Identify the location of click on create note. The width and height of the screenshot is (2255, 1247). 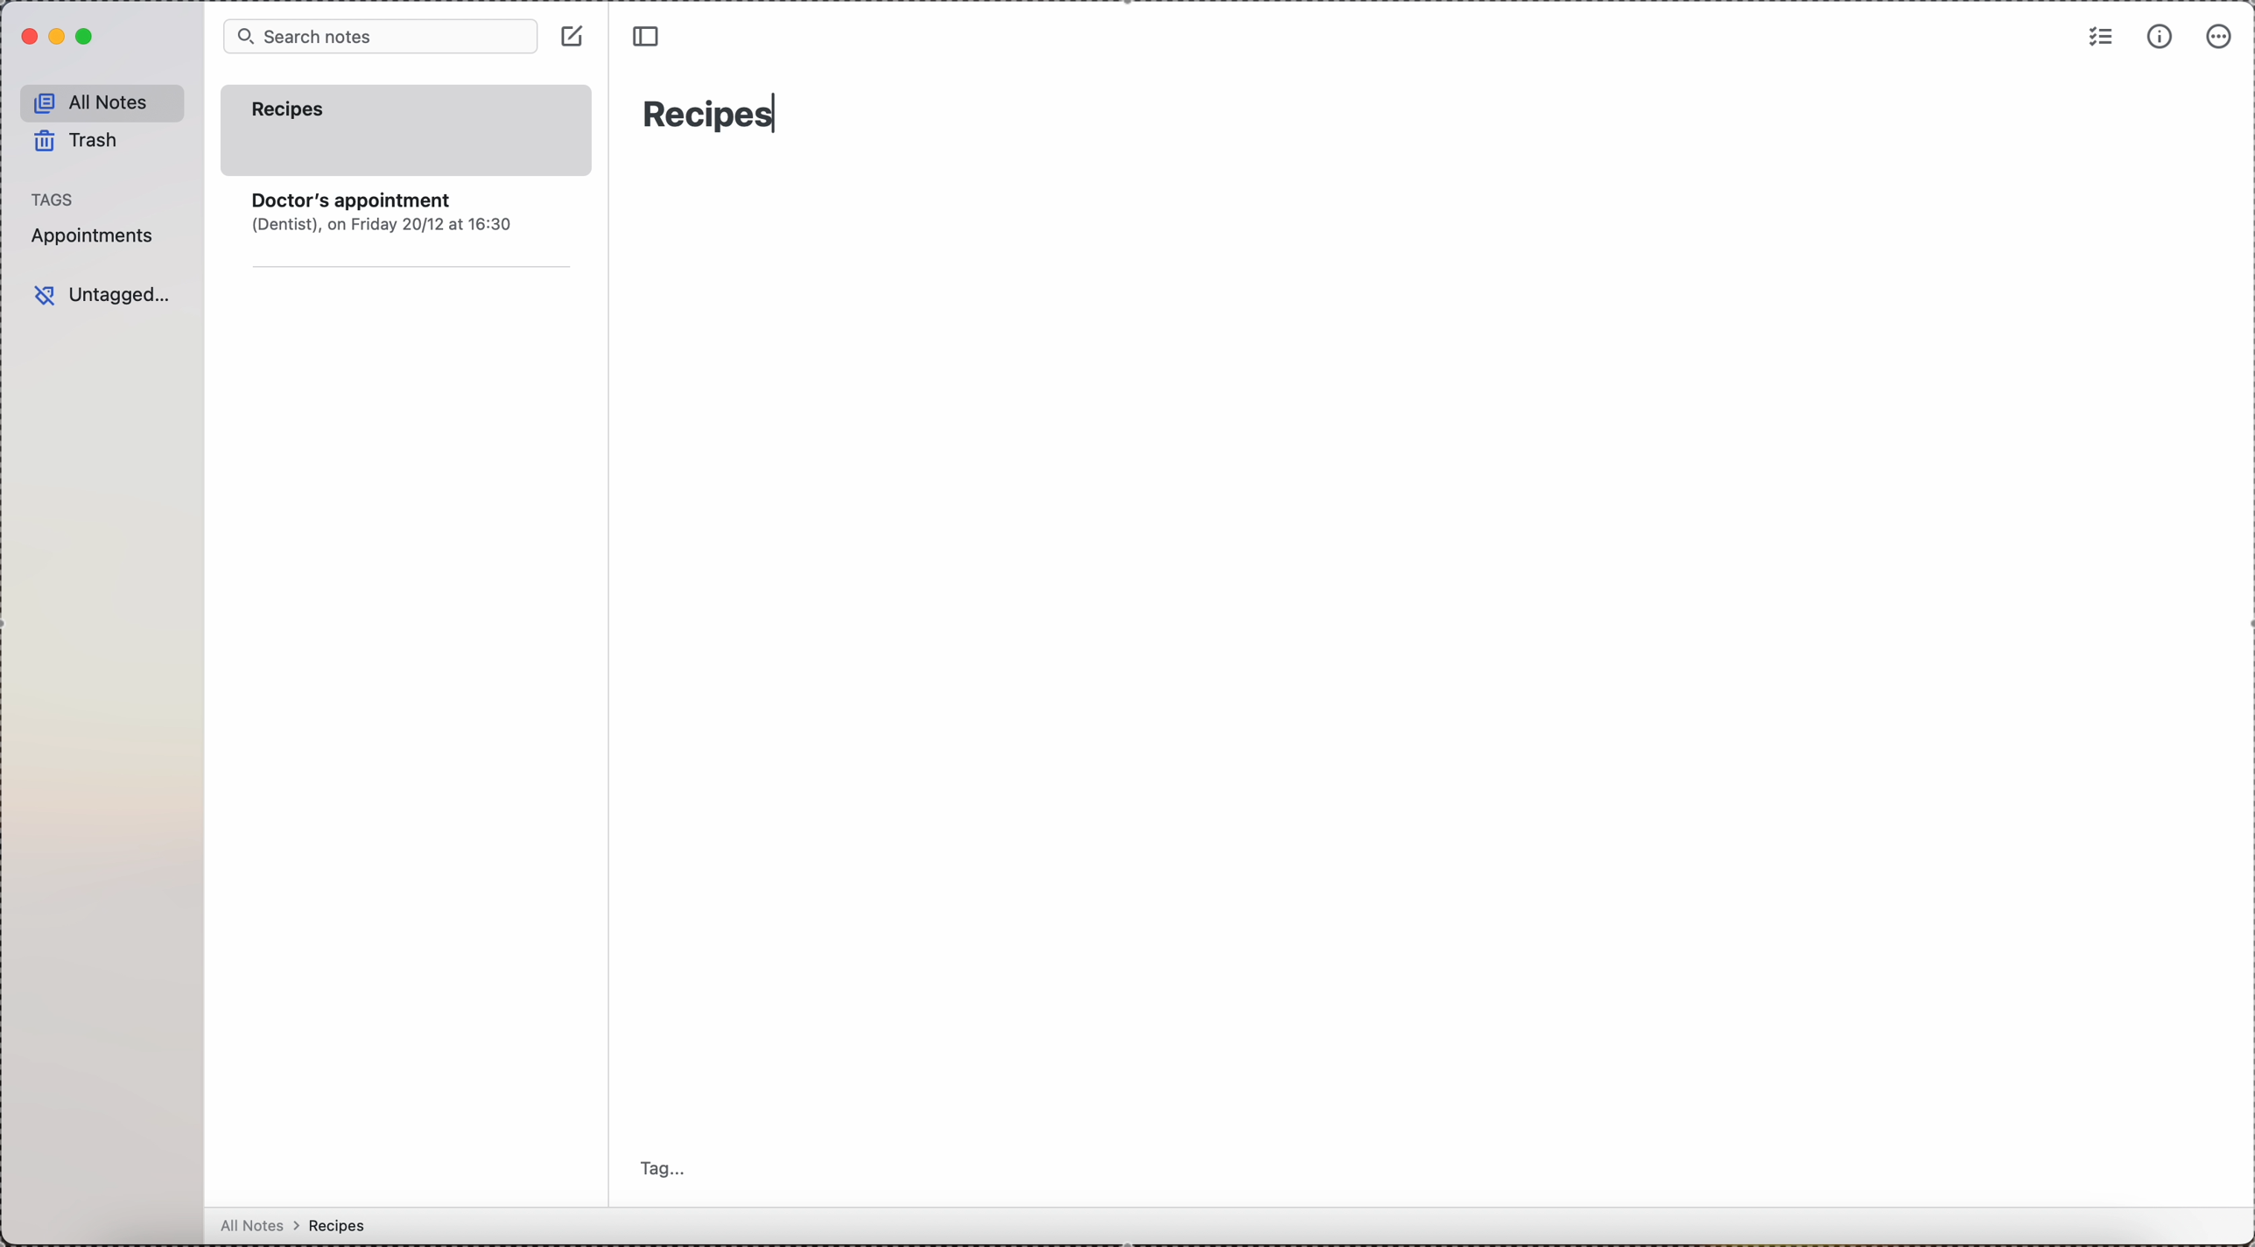
(571, 37).